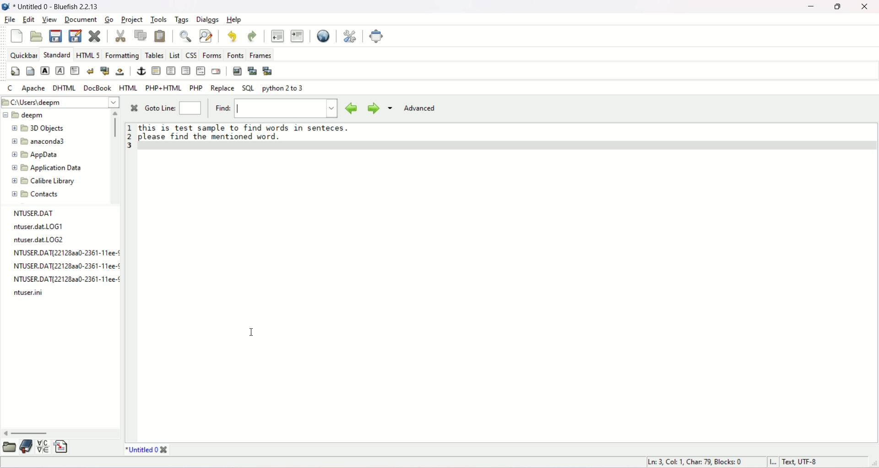  I want to click on cut, so click(120, 35).